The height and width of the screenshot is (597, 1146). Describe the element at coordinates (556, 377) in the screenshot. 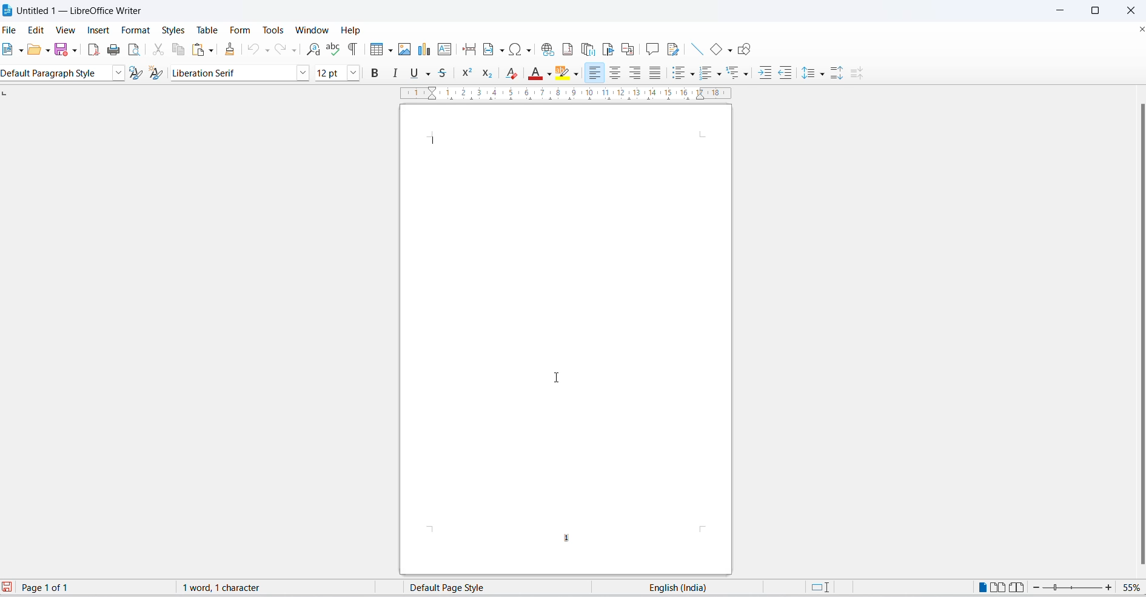

I see `cursor` at that location.